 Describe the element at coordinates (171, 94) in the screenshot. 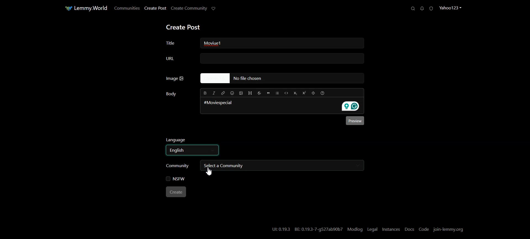

I see `Body` at that location.